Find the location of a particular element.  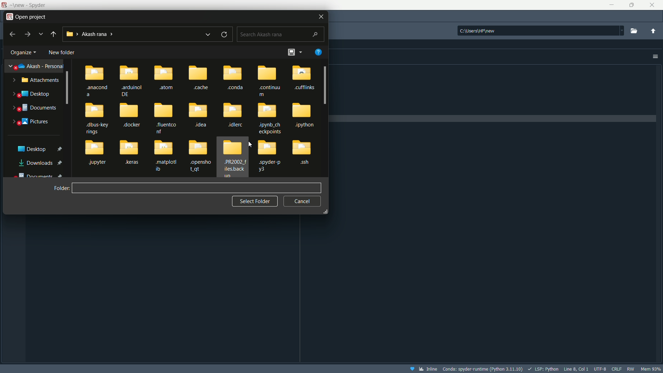

akash personal is located at coordinates (37, 65).